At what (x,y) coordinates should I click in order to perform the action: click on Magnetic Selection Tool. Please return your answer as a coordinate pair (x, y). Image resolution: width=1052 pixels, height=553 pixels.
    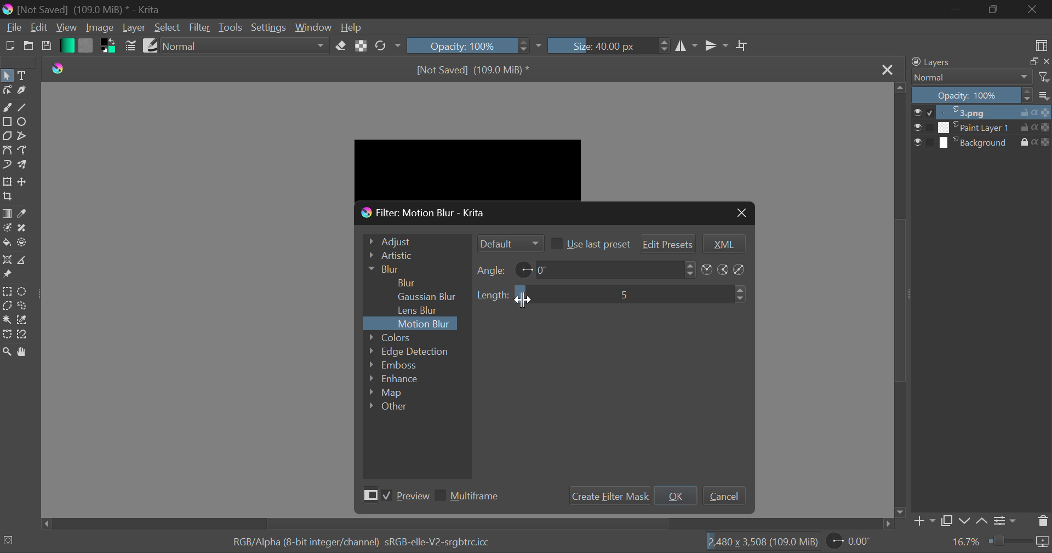
    Looking at the image, I should click on (23, 337).